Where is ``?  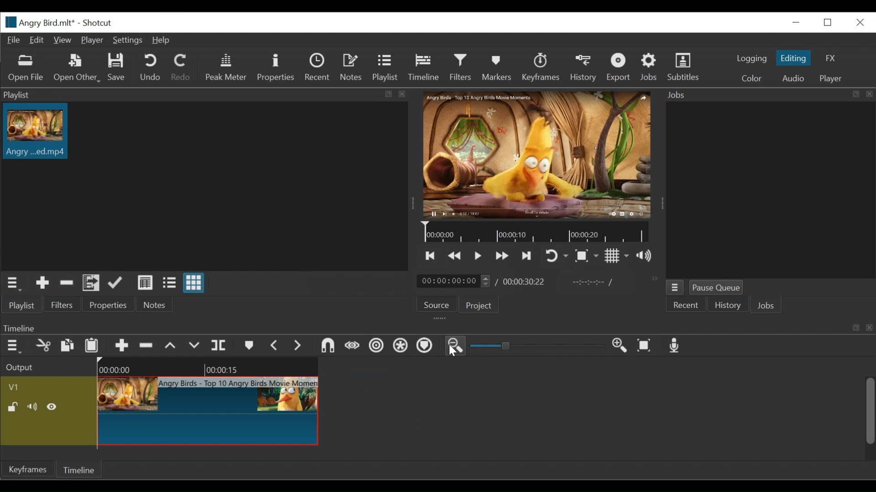
 is located at coordinates (752, 59).